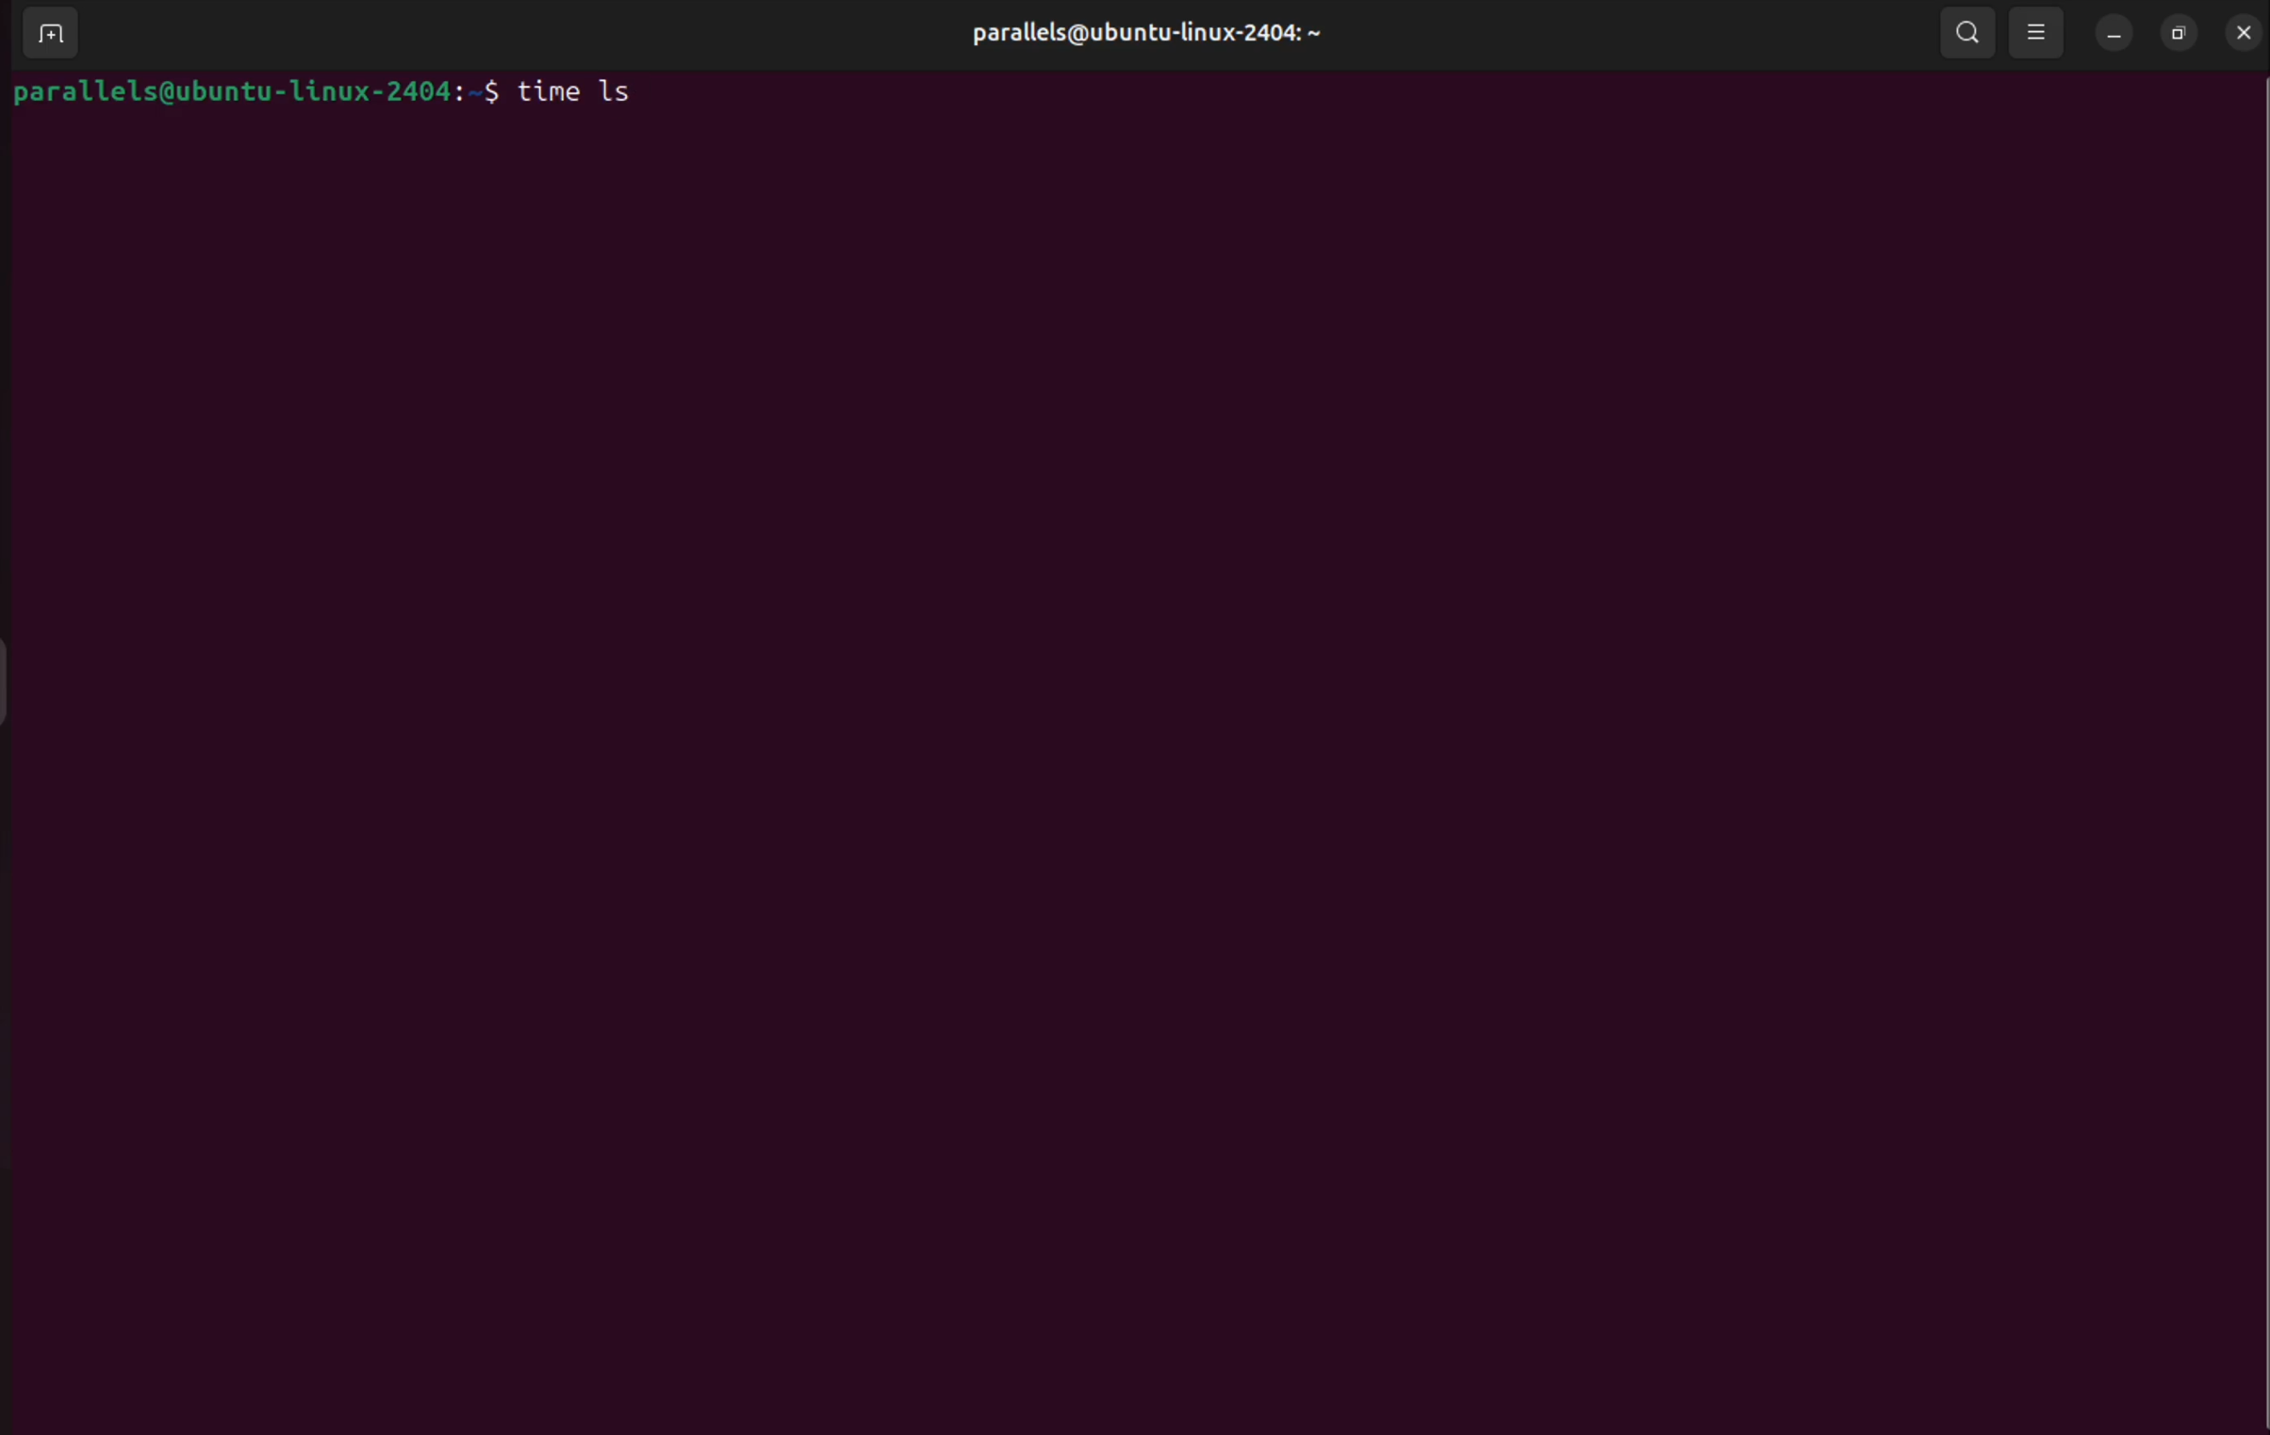  What do you see at coordinates (2112, 35) in the screenshot?
I see `minimize` at bounding box center [2112, 35].